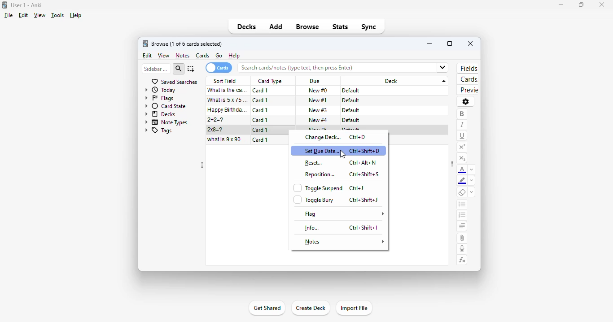 This screenshot has height=322, width=613. What do you see at coordinates (470, 44) in the screenshot?
I see `close` at bounding box center [470, 44].